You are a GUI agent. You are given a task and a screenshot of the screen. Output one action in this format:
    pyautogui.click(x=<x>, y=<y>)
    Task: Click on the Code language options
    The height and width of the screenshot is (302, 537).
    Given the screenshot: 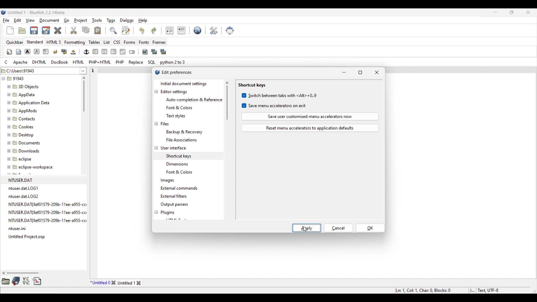 What is the action you would take?
    pyautogui.click(x=95, y=62)
    